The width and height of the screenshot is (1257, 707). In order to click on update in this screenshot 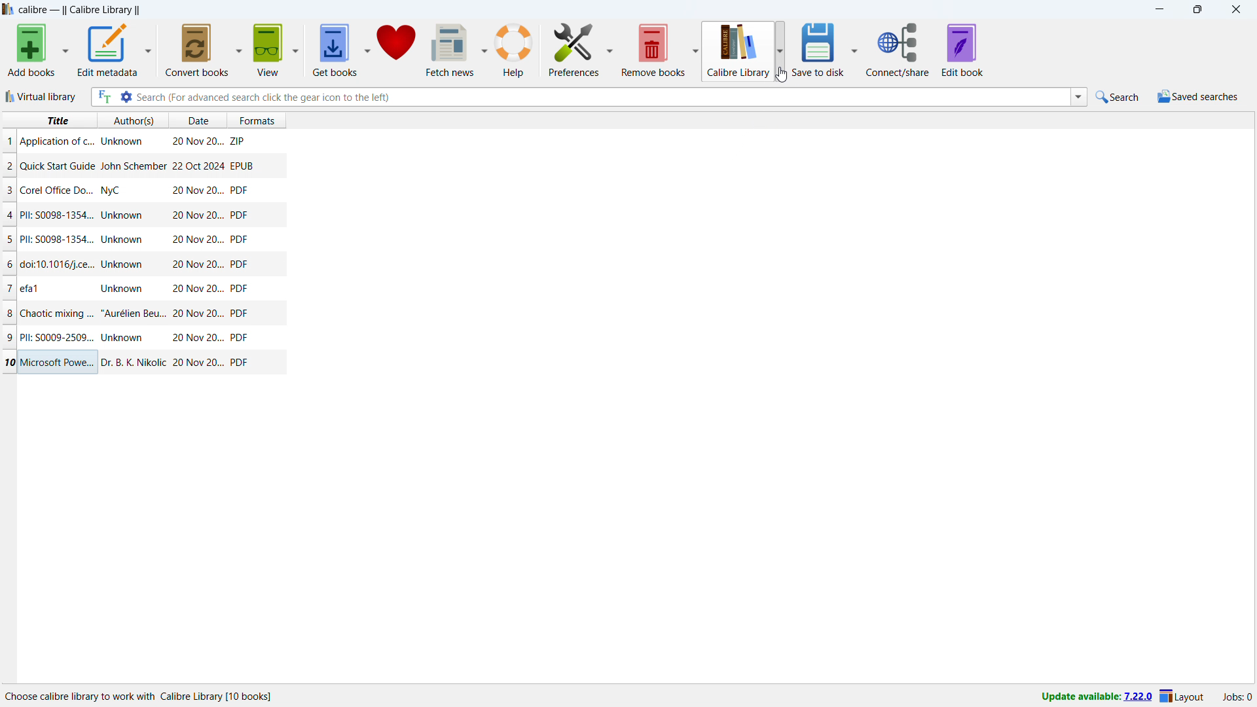, I will do `click(1096, 697)`.